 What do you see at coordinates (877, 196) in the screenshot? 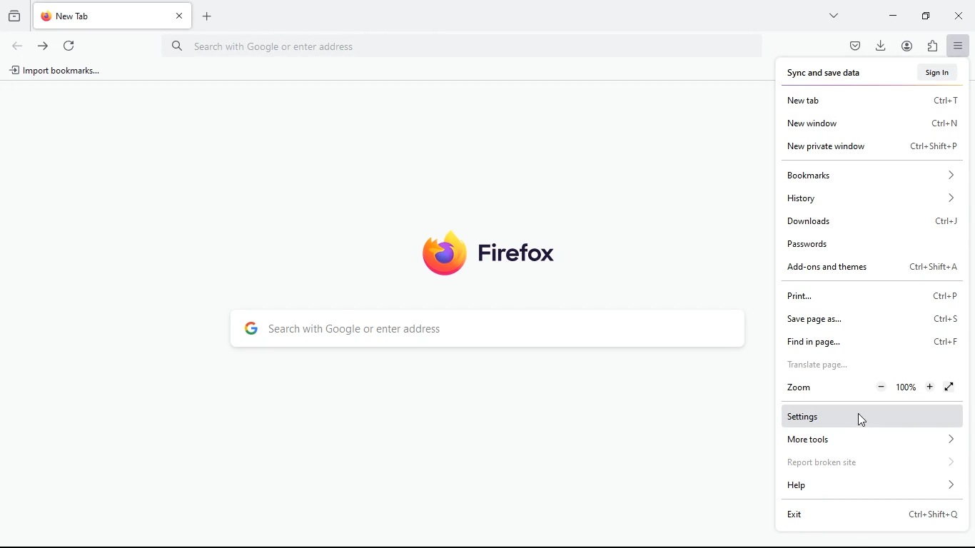
I see `history` at bounding box center [877, 196].